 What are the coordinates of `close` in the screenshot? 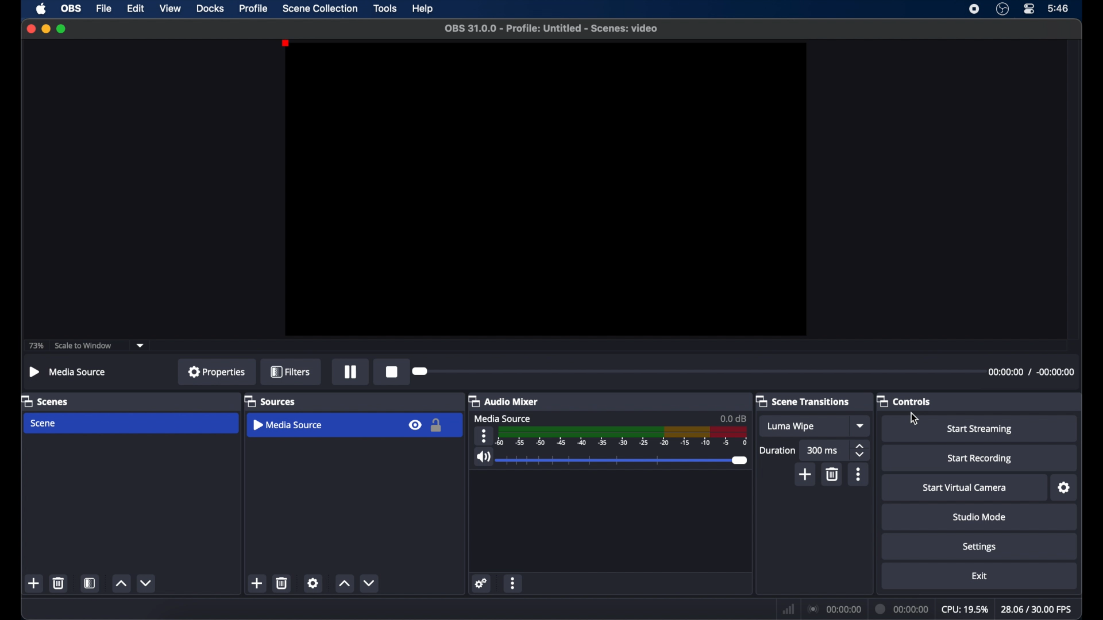 It's located at (30, 29).